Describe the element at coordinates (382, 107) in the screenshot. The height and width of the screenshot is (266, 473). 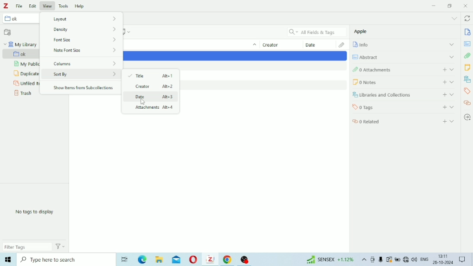
I see `Tags` at that location.